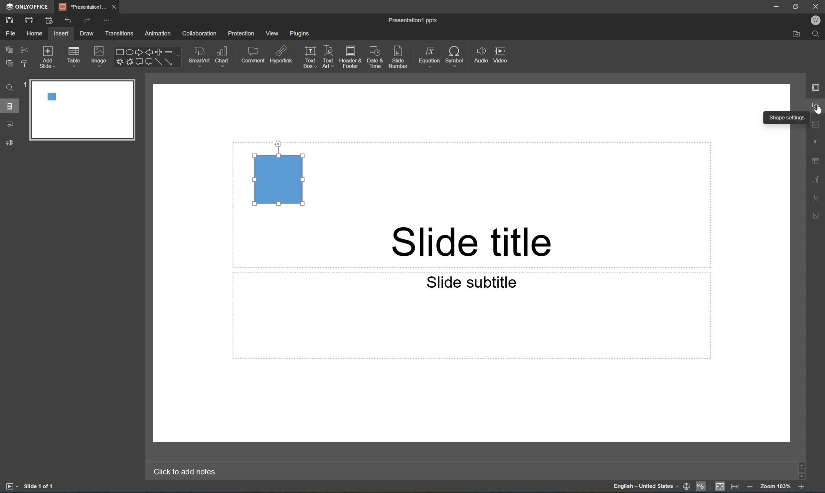 This screenshot has width=825, height=493. Describe the element at coordinates (374, 56) in the screenshot. I see `Date & Time` at that location.